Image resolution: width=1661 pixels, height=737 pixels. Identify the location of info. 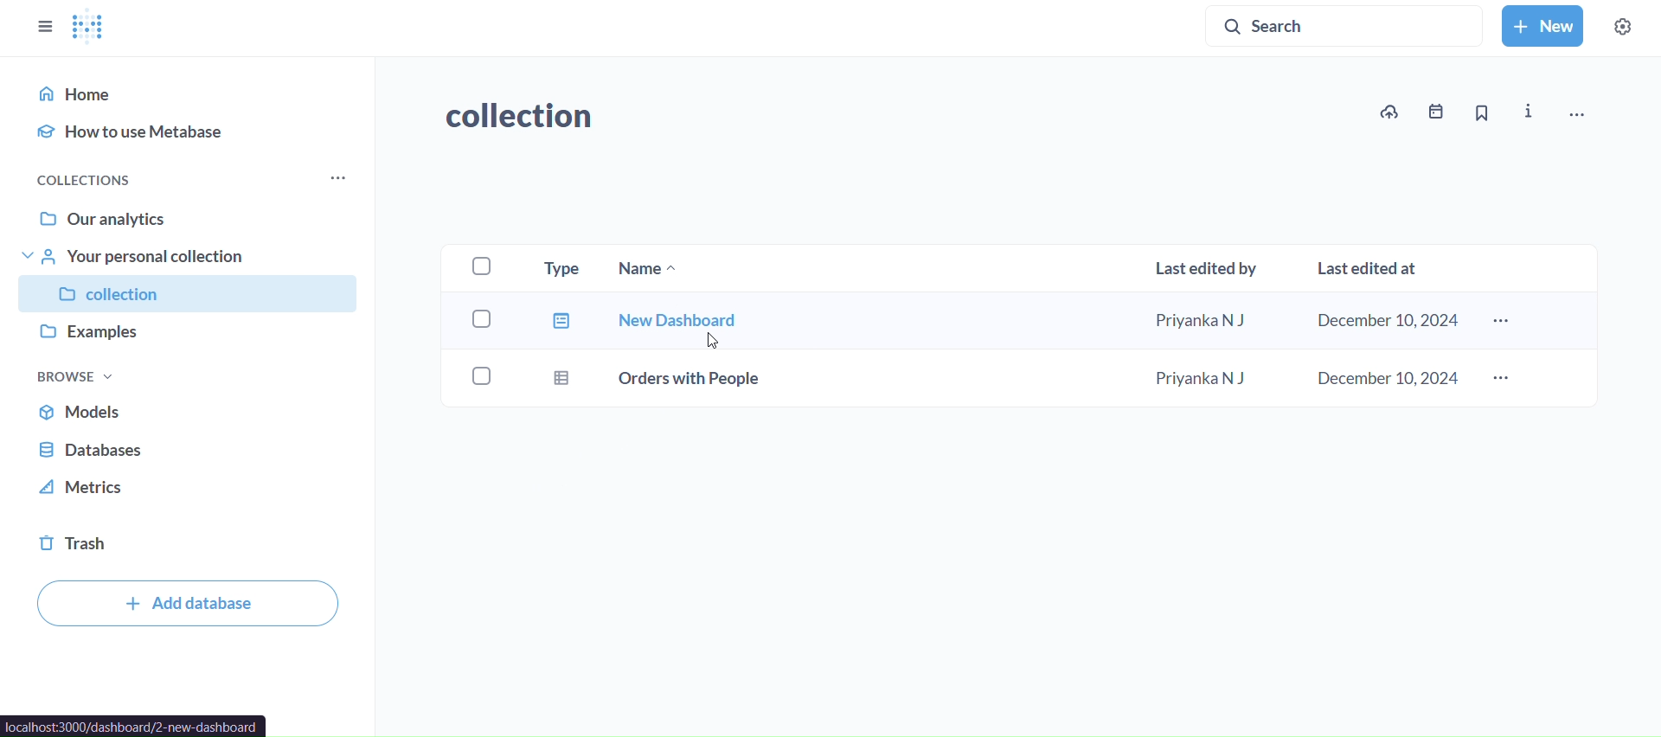
(1523, 111).